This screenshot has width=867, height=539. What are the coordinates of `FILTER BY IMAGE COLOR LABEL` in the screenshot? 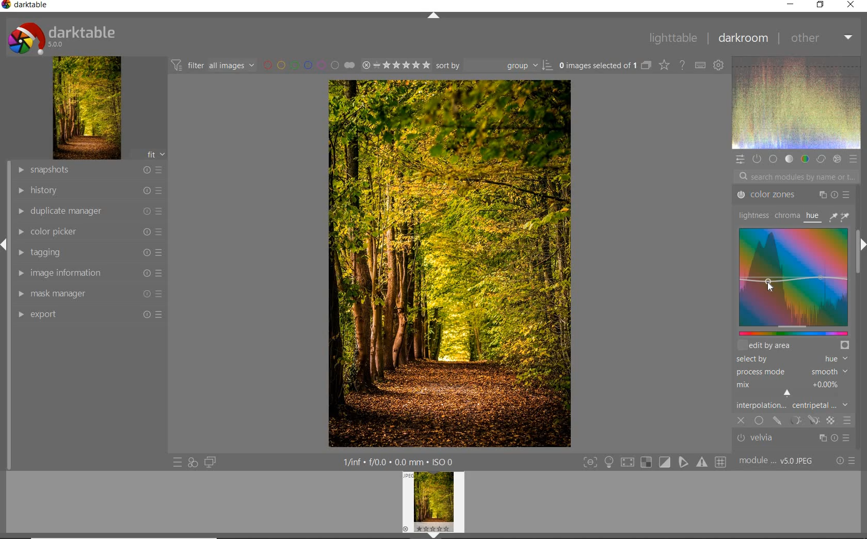 It's located at (307, 64).